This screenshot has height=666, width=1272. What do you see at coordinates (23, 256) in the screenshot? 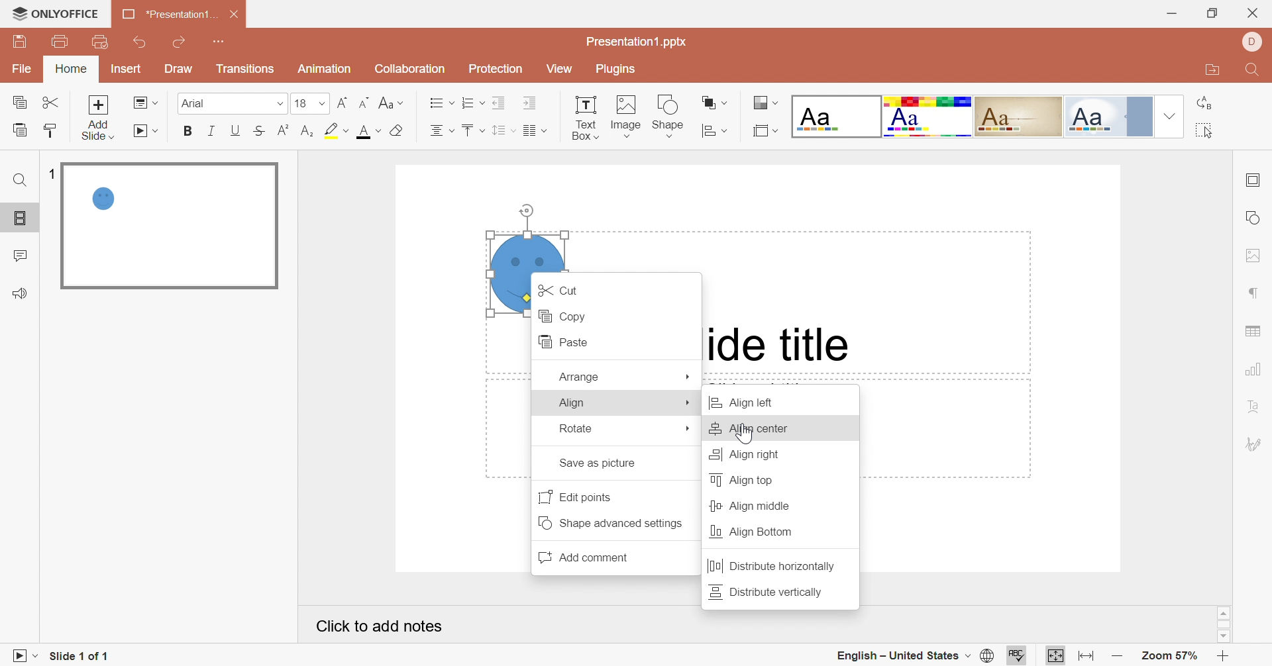
I see `Comments` at bounding box center [23, 256].